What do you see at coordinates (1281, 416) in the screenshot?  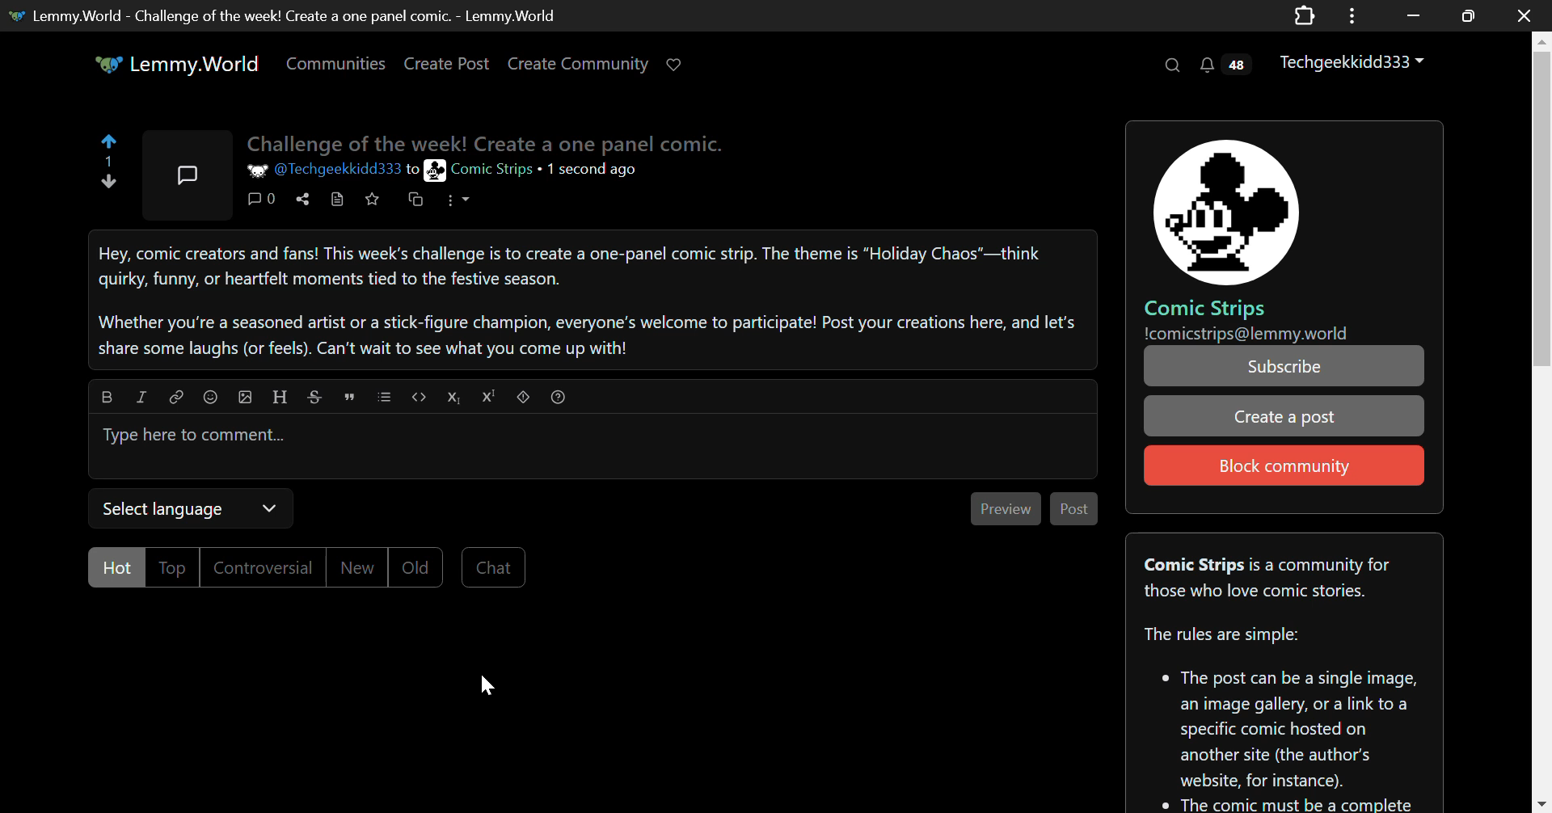 I see `Create a post` at bounding box center [1281, 416].